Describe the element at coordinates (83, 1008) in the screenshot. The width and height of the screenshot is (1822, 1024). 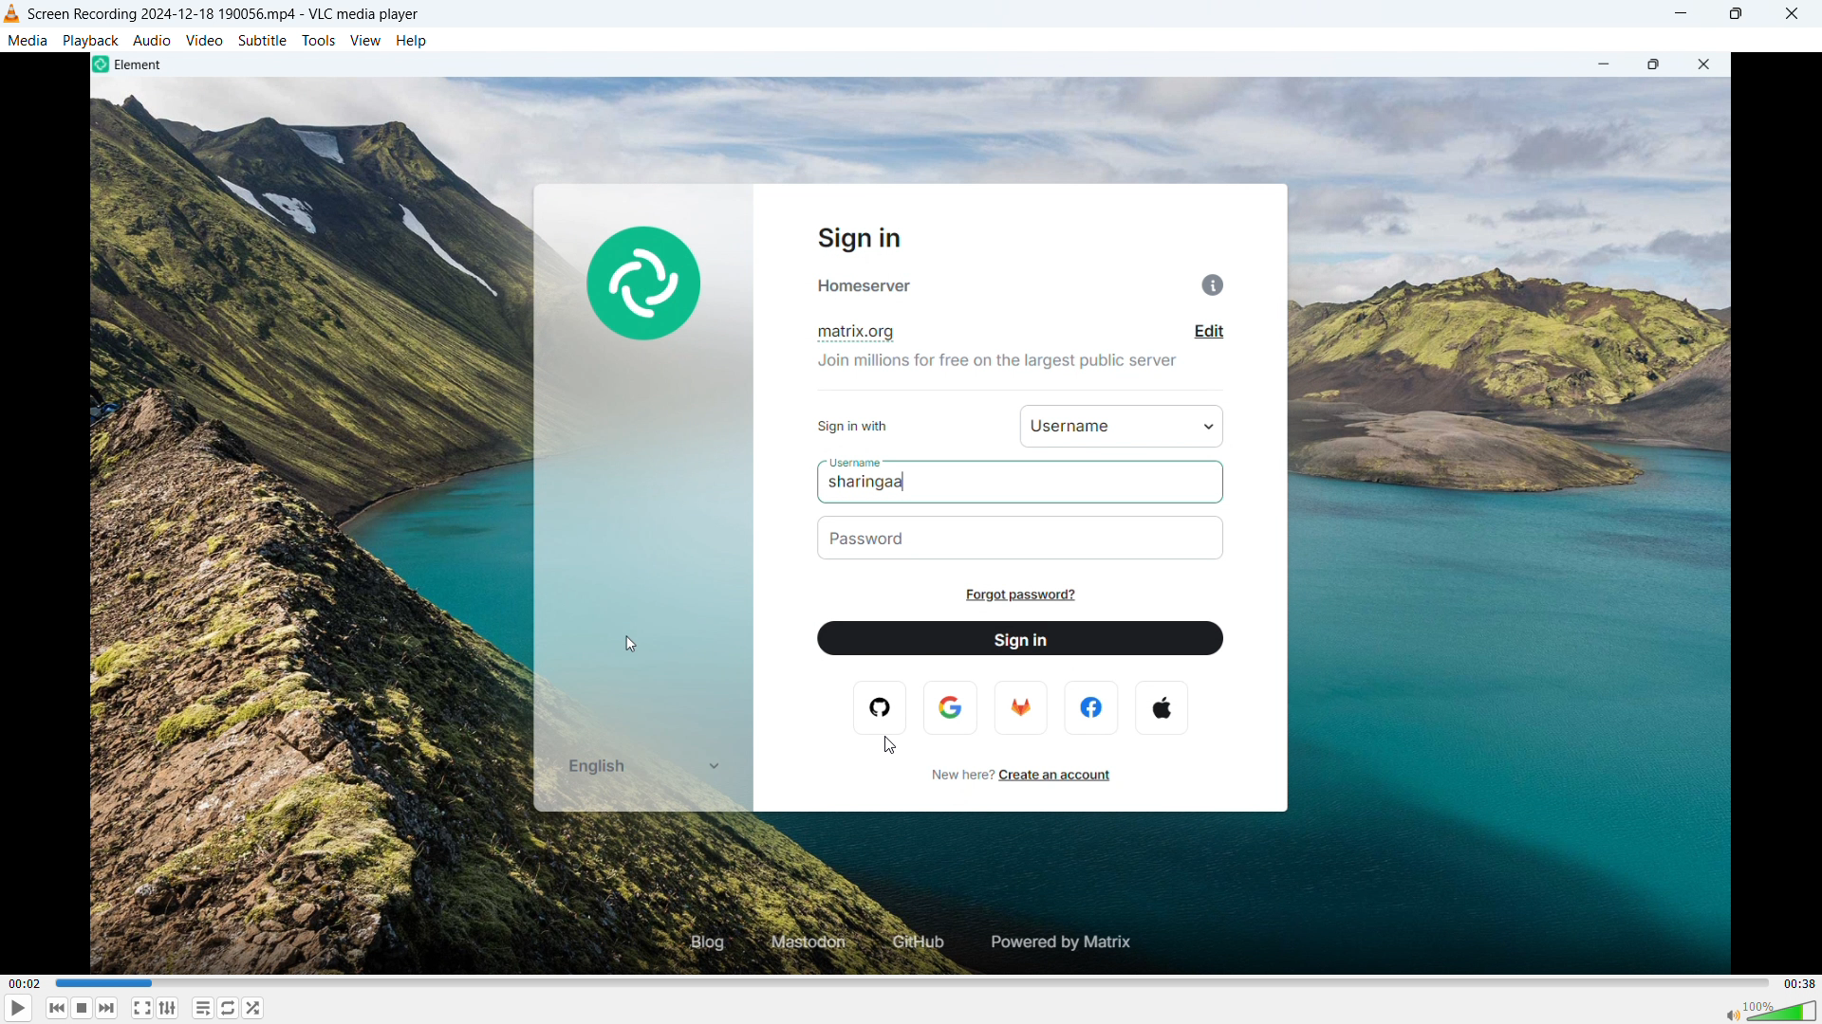
I see `stop playback` at that location.